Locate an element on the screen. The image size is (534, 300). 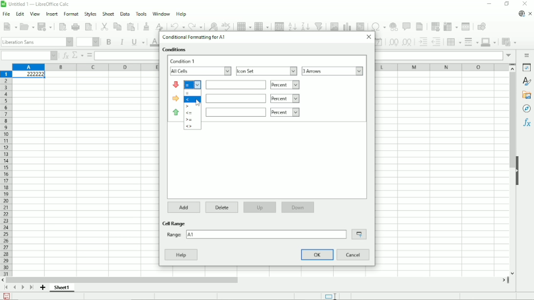
Insert or edit pivot table is located at coordinates (360, 25).